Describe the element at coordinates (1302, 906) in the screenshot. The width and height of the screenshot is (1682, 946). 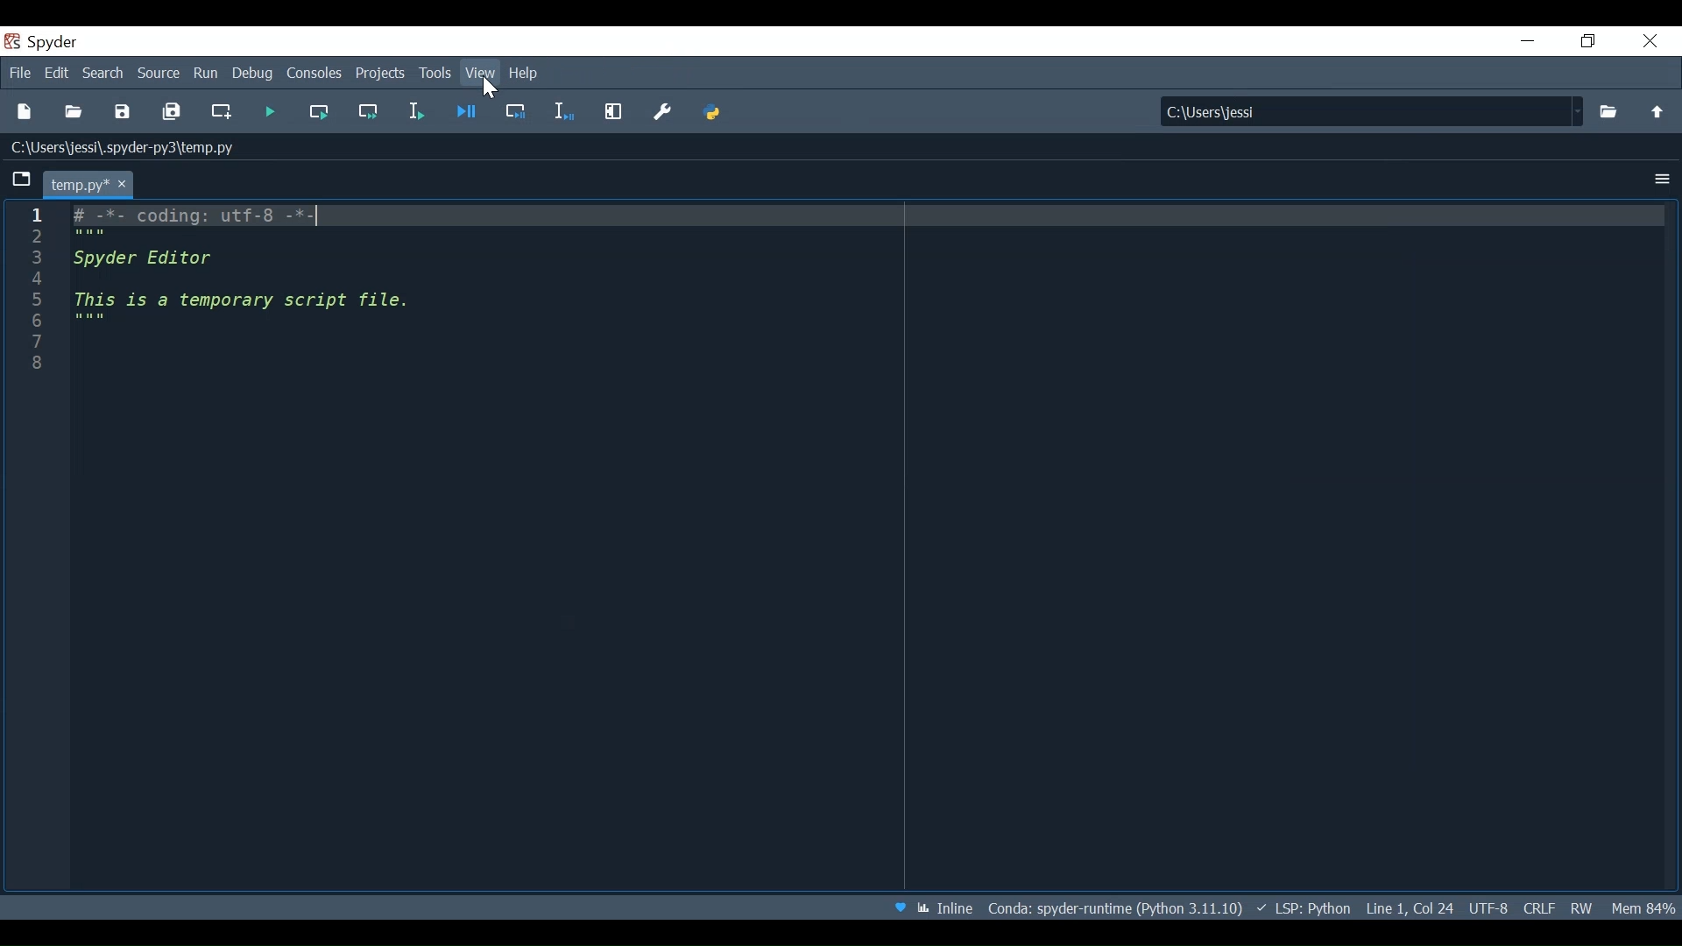
I see `Language` at that location.